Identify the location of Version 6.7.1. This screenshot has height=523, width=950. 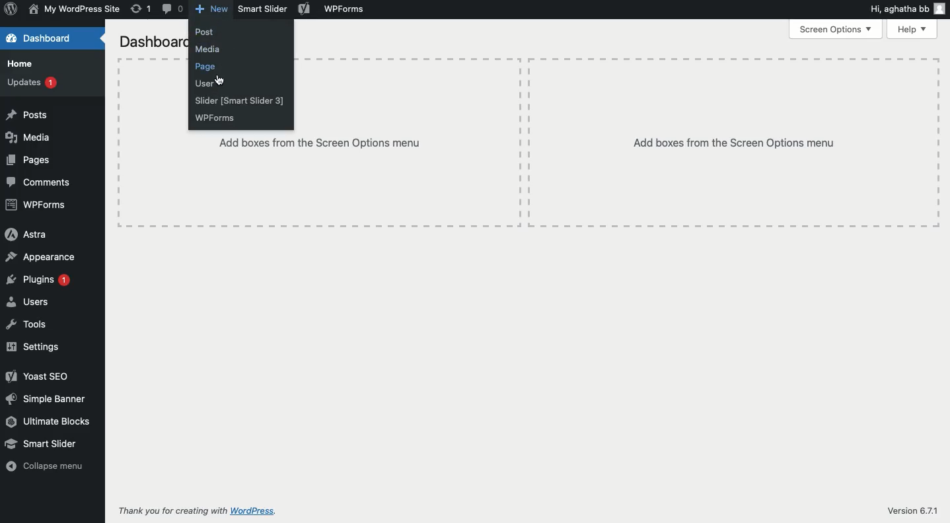
(912, 510).